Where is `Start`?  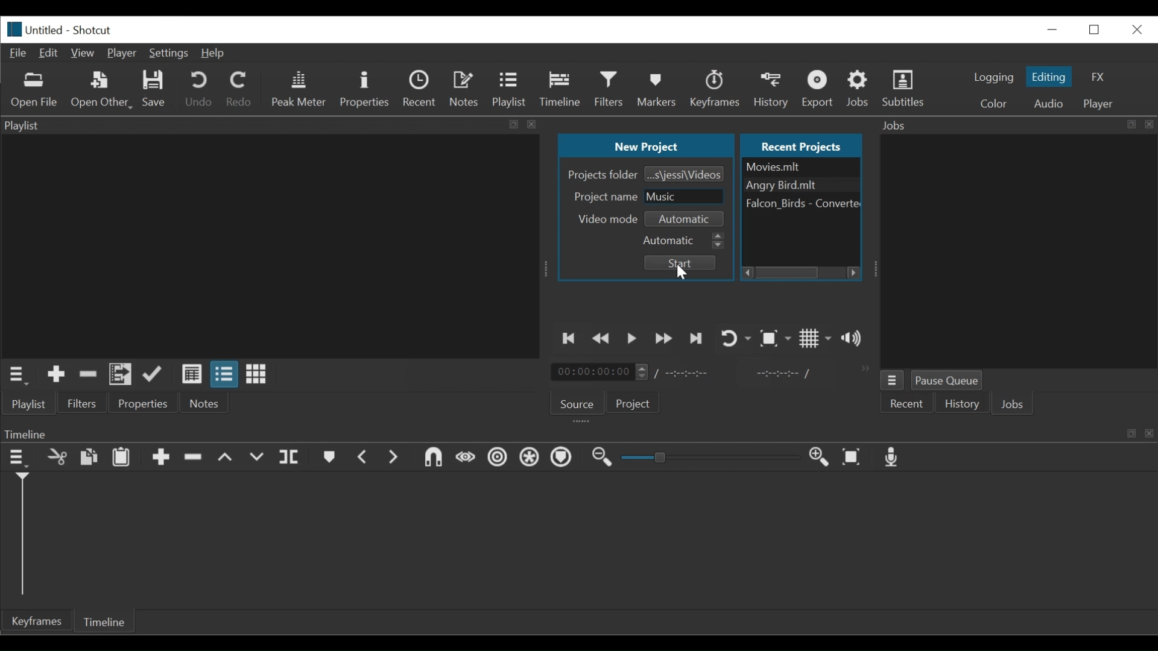 Start is located at coordinates (682, 262).